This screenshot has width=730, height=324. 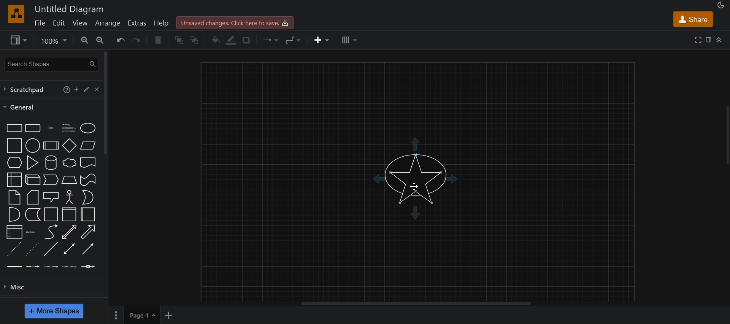 What do you see at coordinates (69, 179) in the screenshot?
I see `trapezoid` at bounding box center [69, 179].